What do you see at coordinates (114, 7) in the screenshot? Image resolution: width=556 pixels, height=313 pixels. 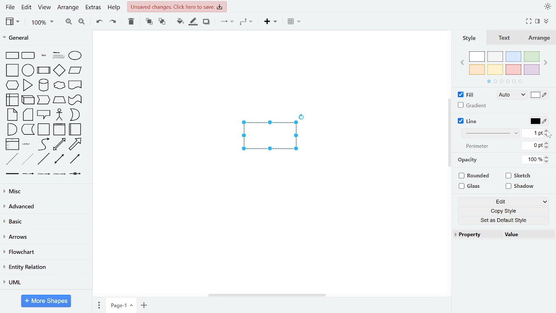 I see `help` at bounding box center [114, 7].